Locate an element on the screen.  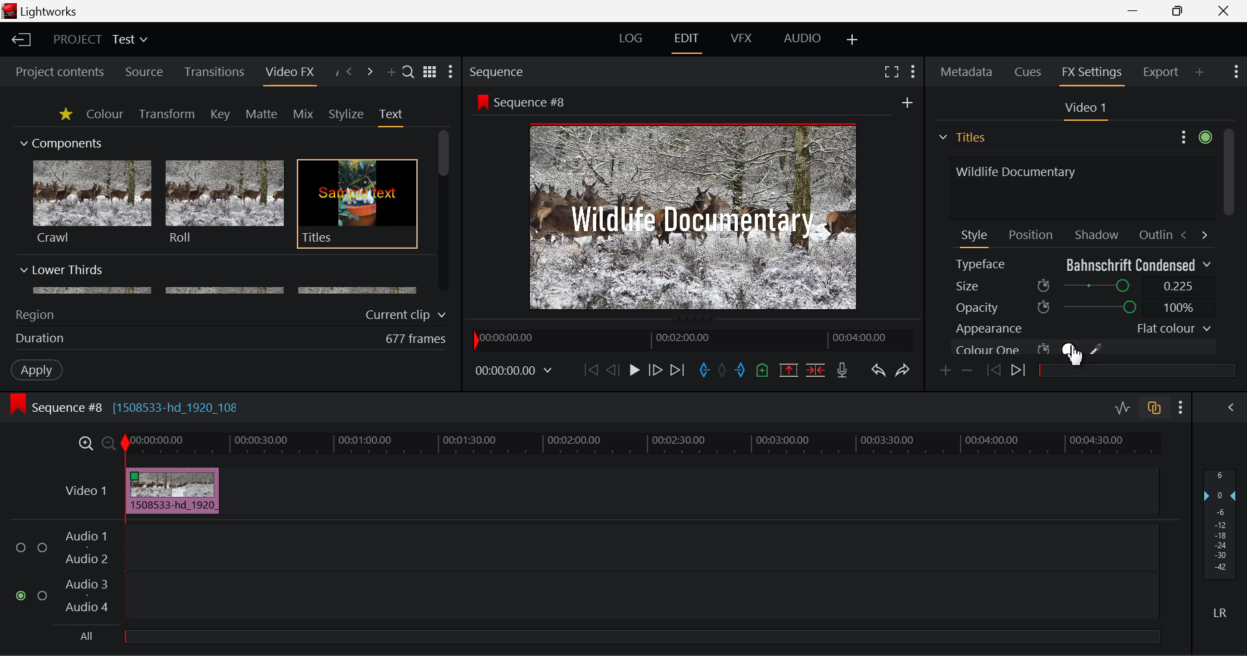
Region is located at coordinates (34, 315).